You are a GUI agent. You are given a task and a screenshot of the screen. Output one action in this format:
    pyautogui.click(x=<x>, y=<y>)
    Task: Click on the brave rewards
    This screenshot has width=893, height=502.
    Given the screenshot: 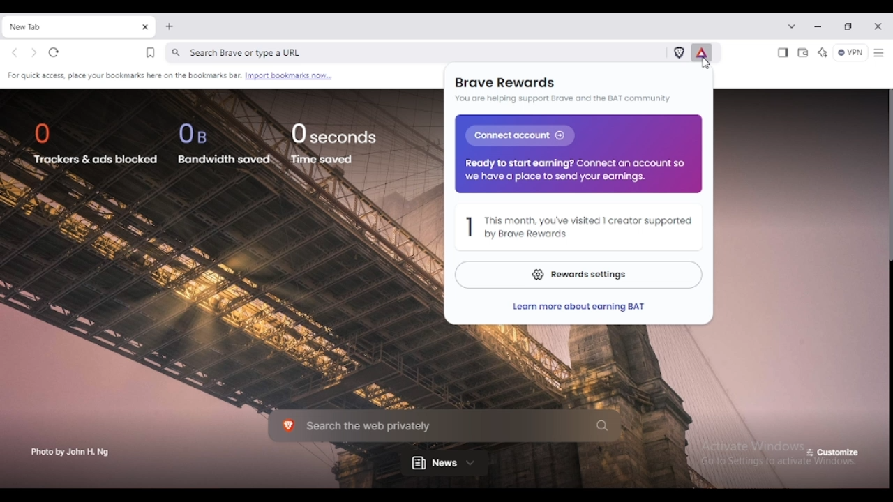 What is the action you would take?
    pyautogui.click(x=506, y=81)
    